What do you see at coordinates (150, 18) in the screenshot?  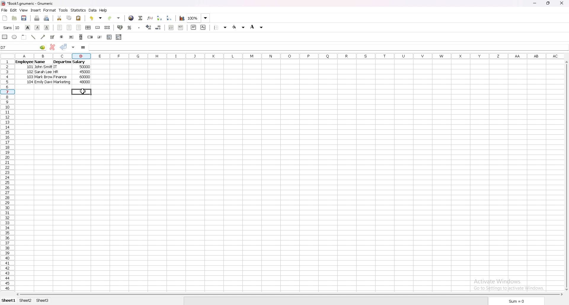 I see `function` at bounding box center [150, 18].